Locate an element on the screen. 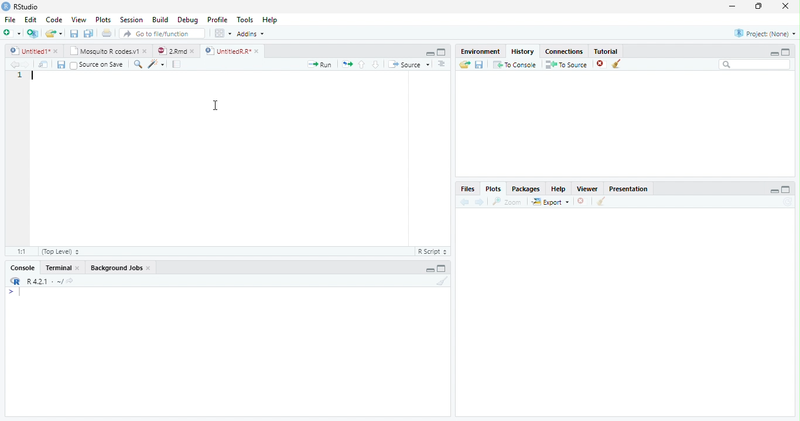  Document outline is located at coordinates (442, 65).